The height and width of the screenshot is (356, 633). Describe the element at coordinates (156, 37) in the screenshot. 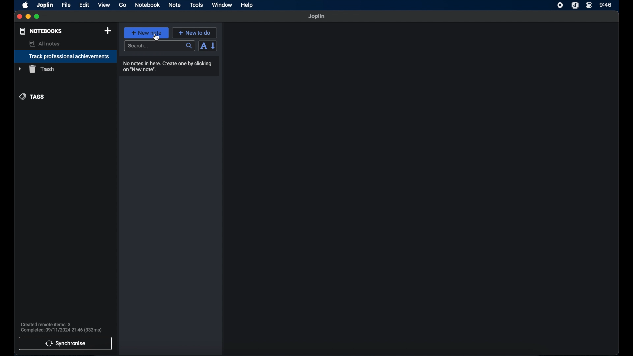

I see `cursor` at that location.